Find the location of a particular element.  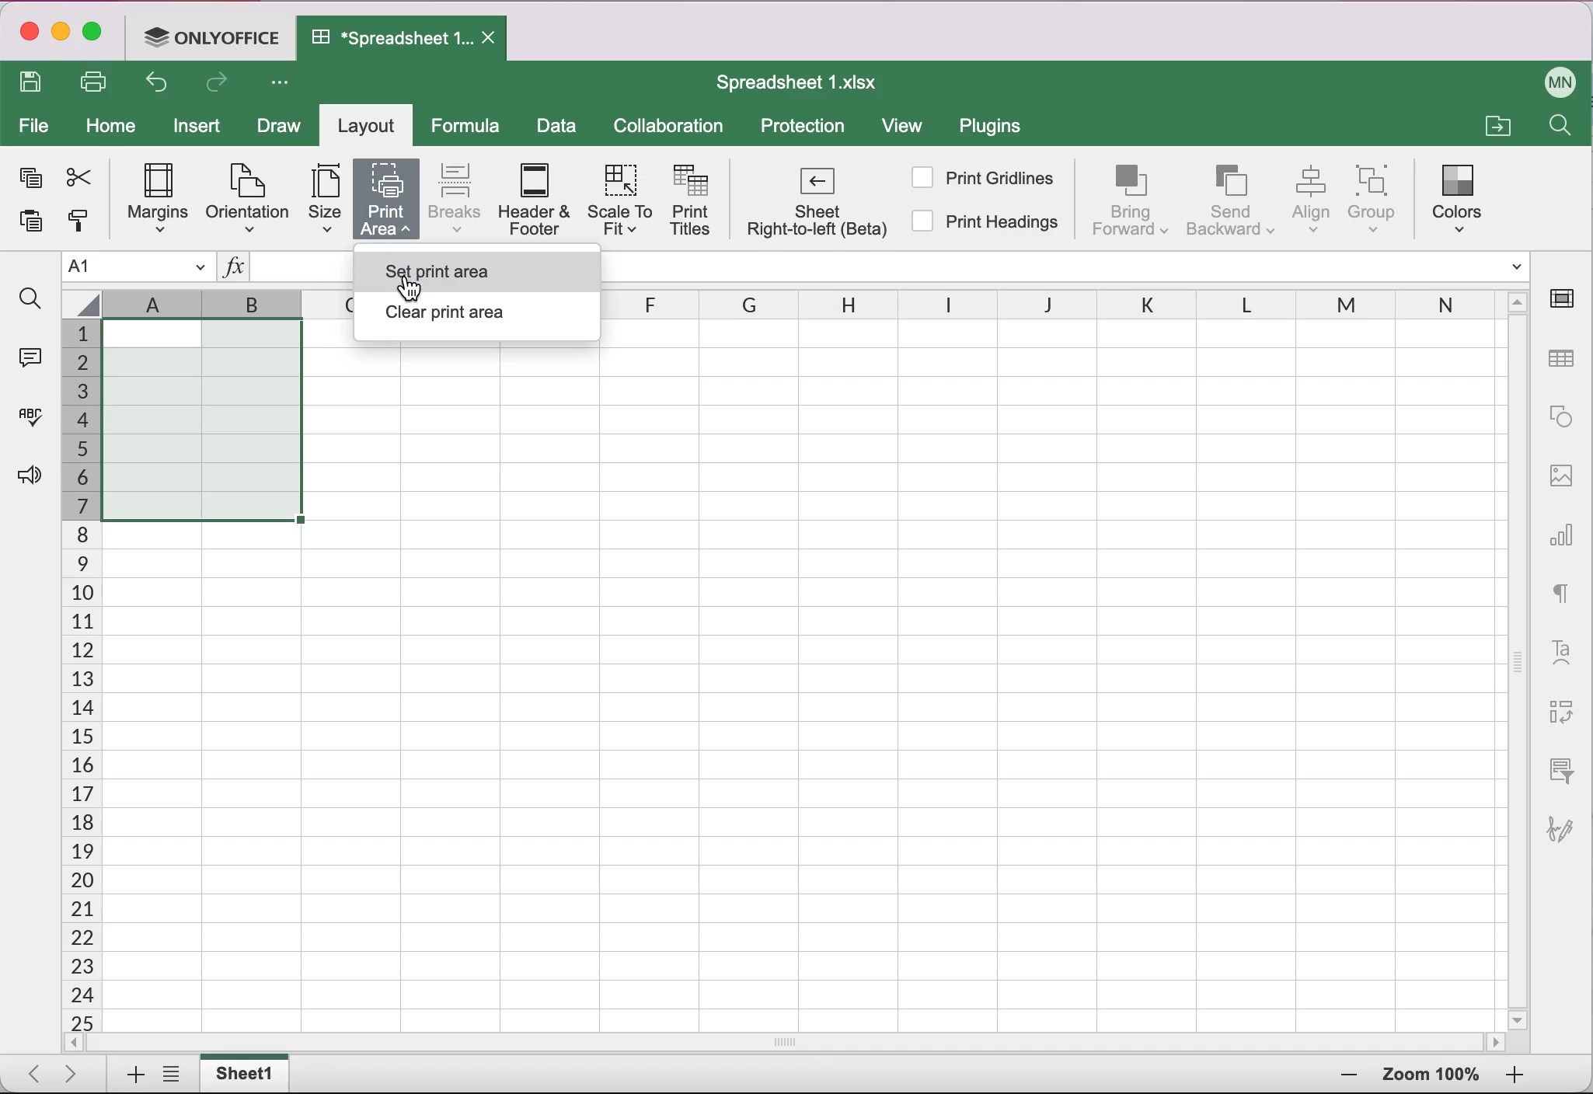

chart is located at coordinates (1563, 529).